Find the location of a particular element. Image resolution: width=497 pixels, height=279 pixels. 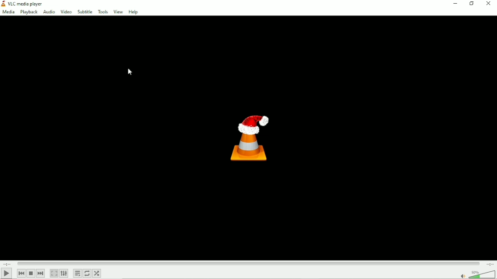

Toggle playlist is located at coordinates (77, 274).